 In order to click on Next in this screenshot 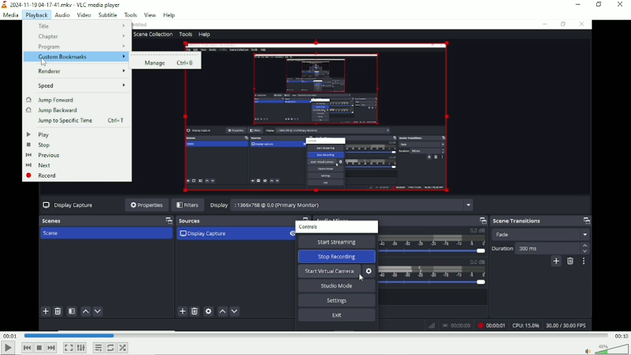, I will do `click(51, 347)`.